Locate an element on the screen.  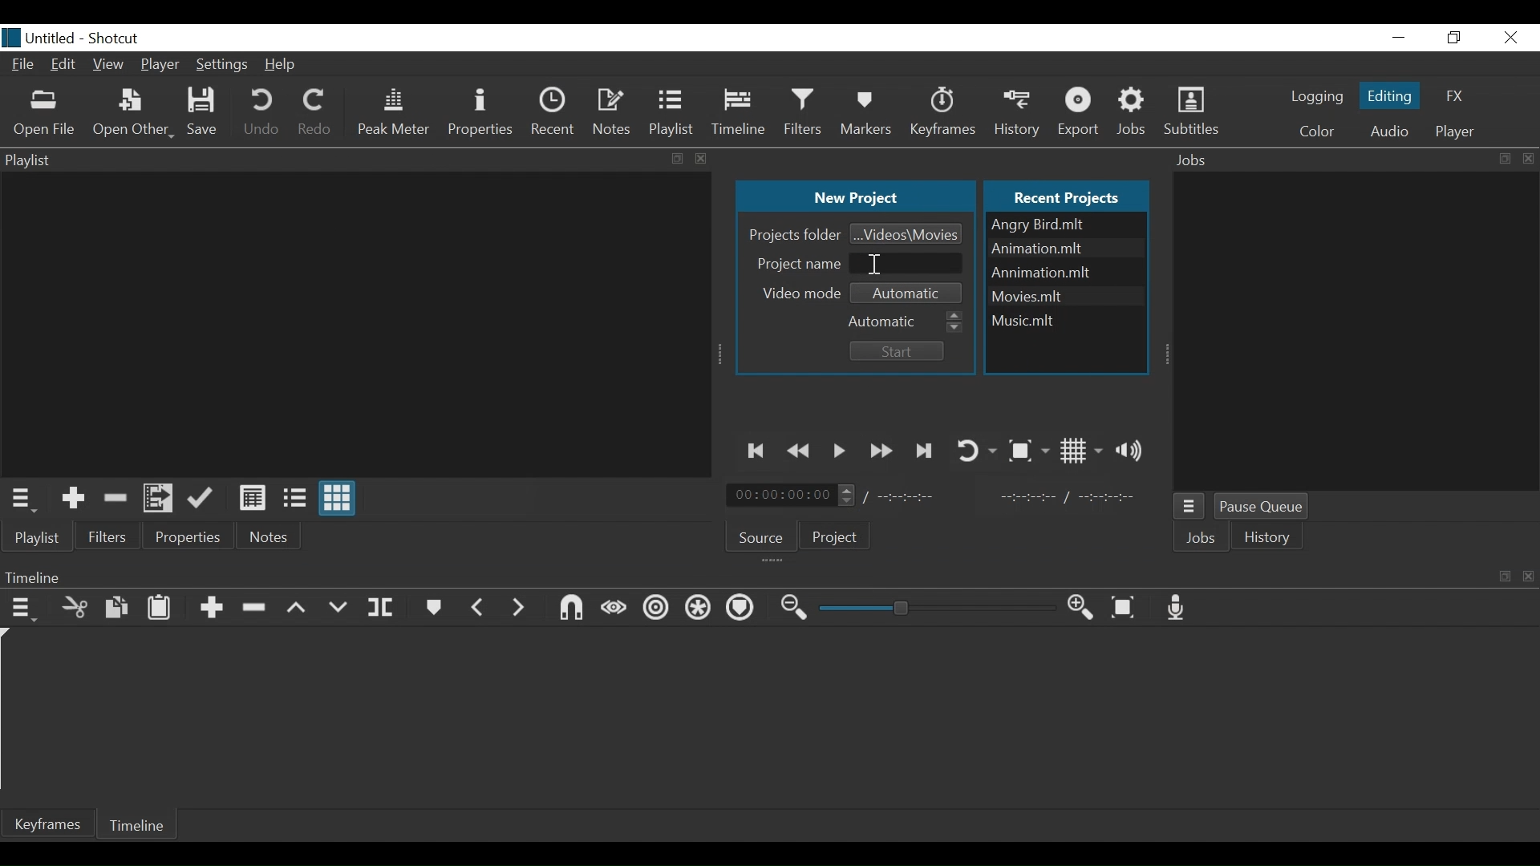
Toggle display grid on player is located at coordinates (1081, 451).